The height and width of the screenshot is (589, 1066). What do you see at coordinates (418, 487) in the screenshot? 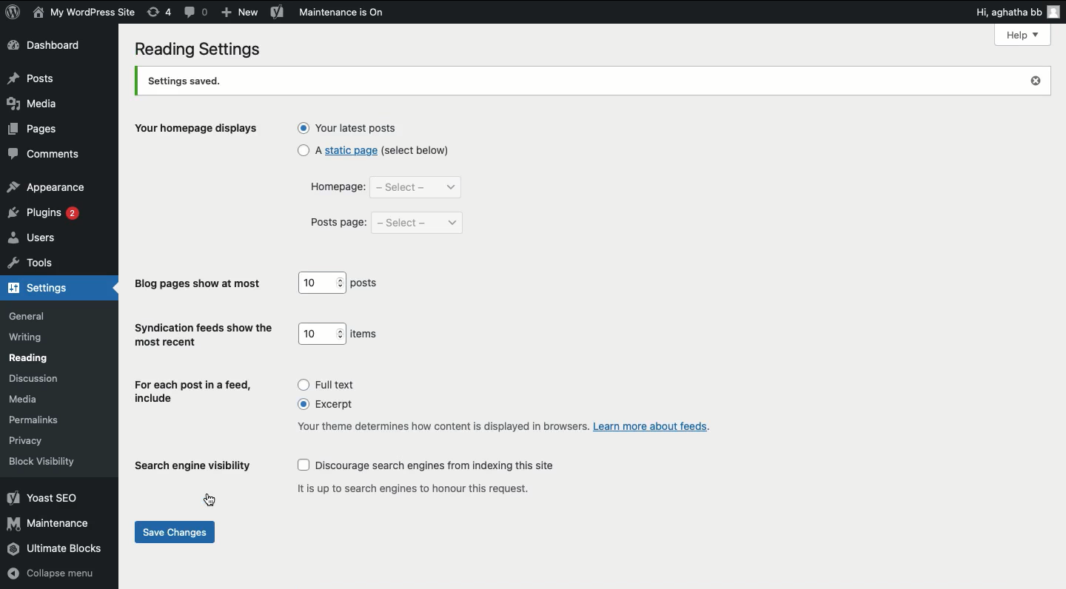
I see `it is up to search engines to honour this request` at bounding box center [418, 487].